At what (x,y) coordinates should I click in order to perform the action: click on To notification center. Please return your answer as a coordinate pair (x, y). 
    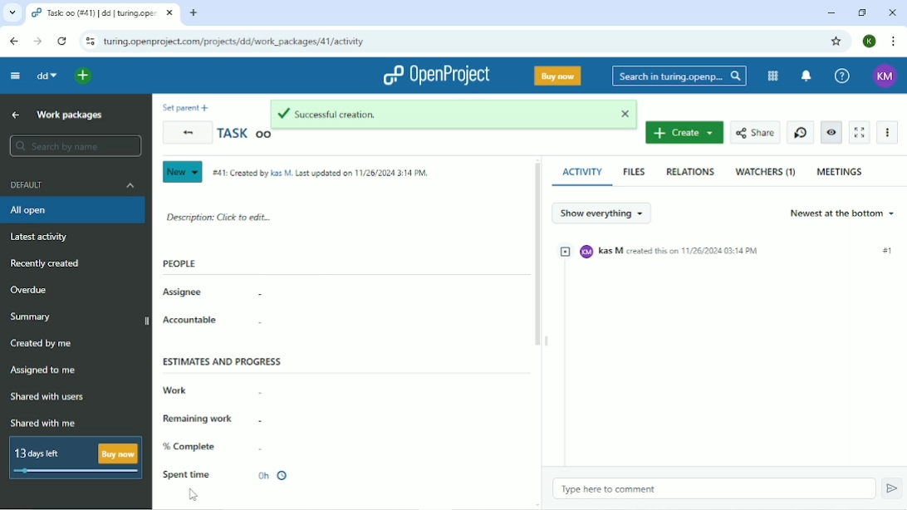
    Looking at the image, I should click on (806, 76).